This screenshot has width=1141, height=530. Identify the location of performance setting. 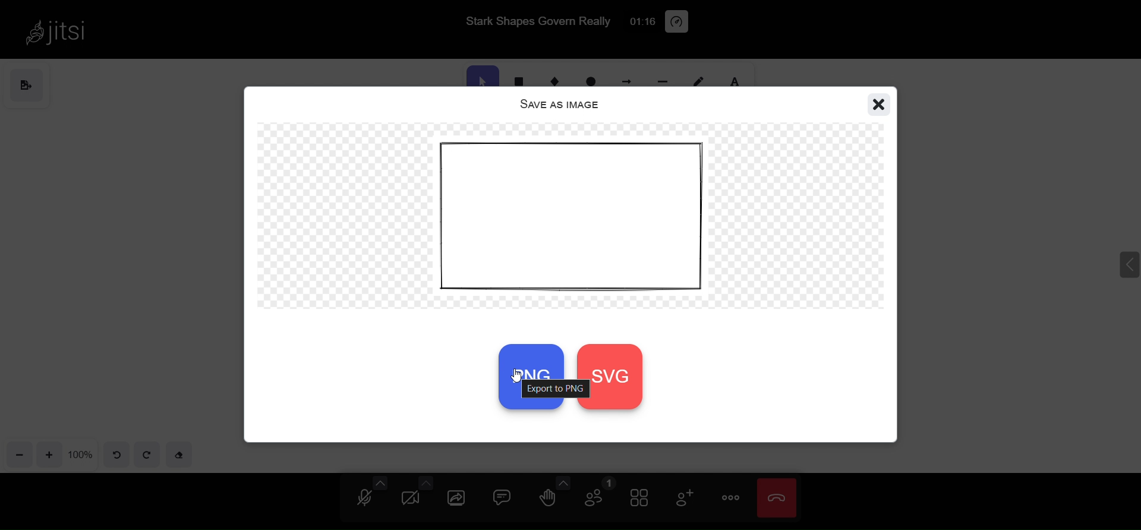
(677, 21).